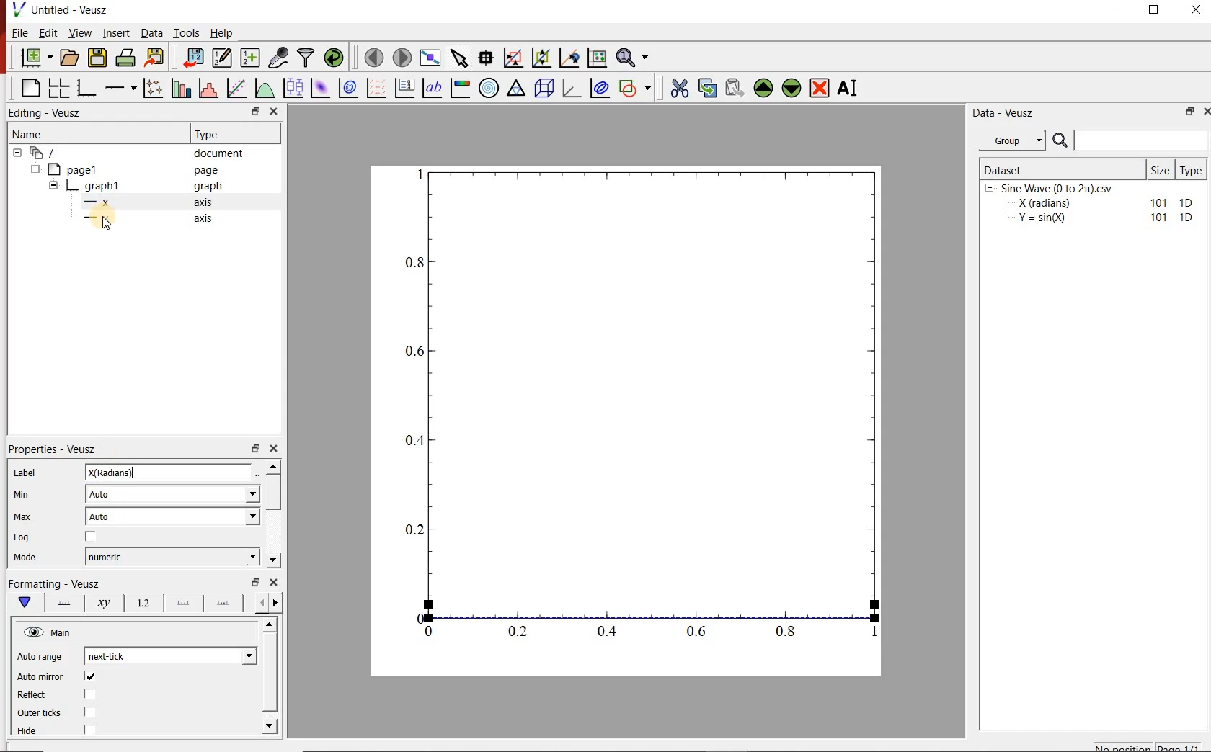 The image size is (1211, 752). What do you see at coordinates (223, 58) in the screenshot?
I see `edit and enter new datasets` at bounding box center [223, 58].